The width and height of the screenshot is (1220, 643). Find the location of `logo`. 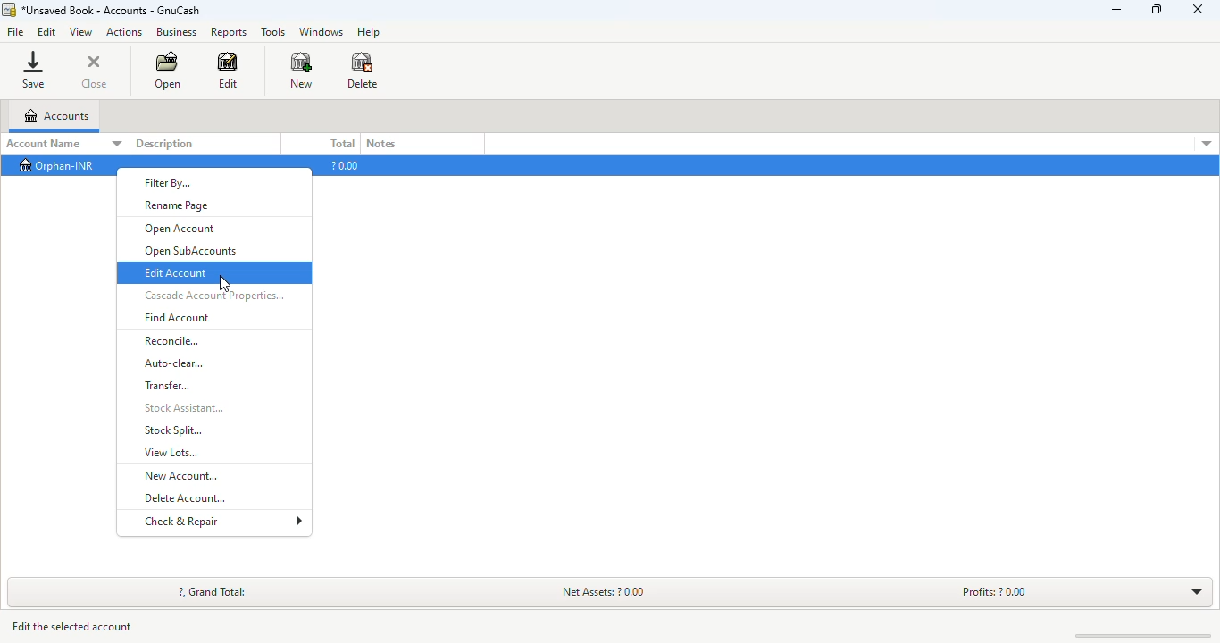

logo is located at coordinates (8, 10).